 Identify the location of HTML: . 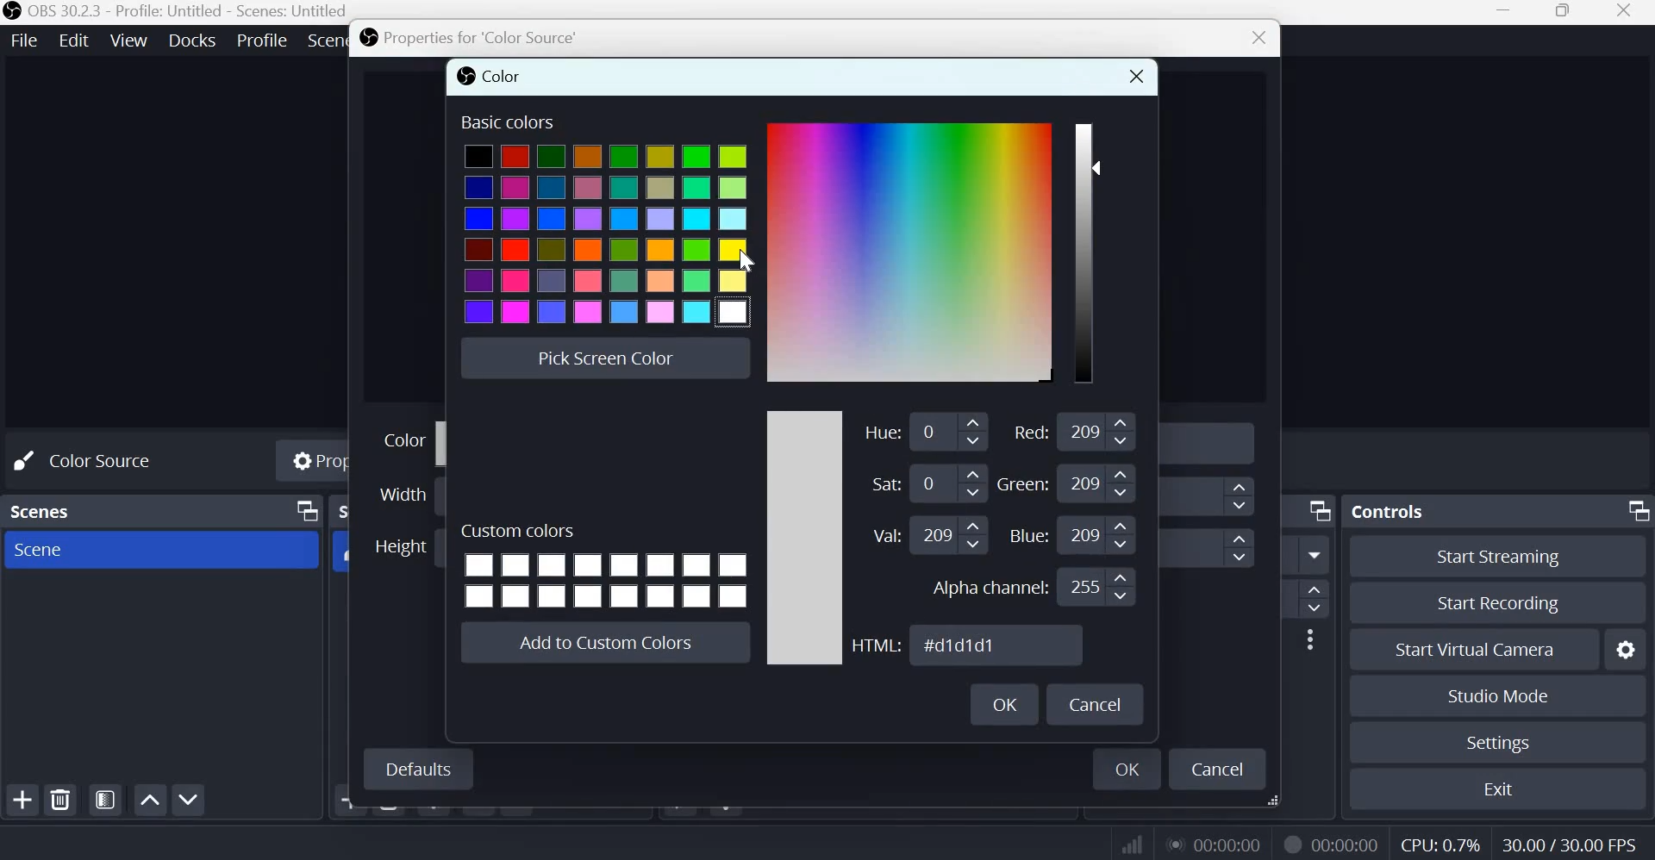
(878, 644).